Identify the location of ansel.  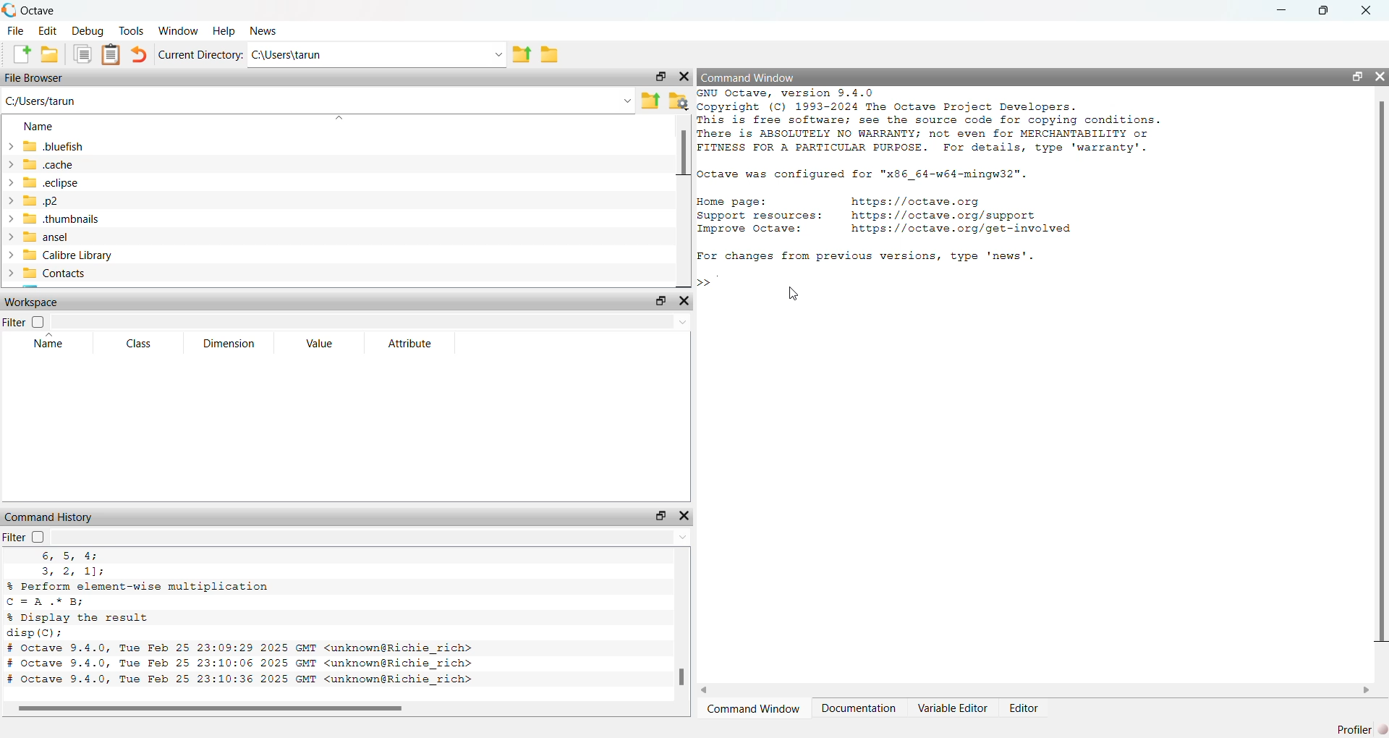
(37, 237).